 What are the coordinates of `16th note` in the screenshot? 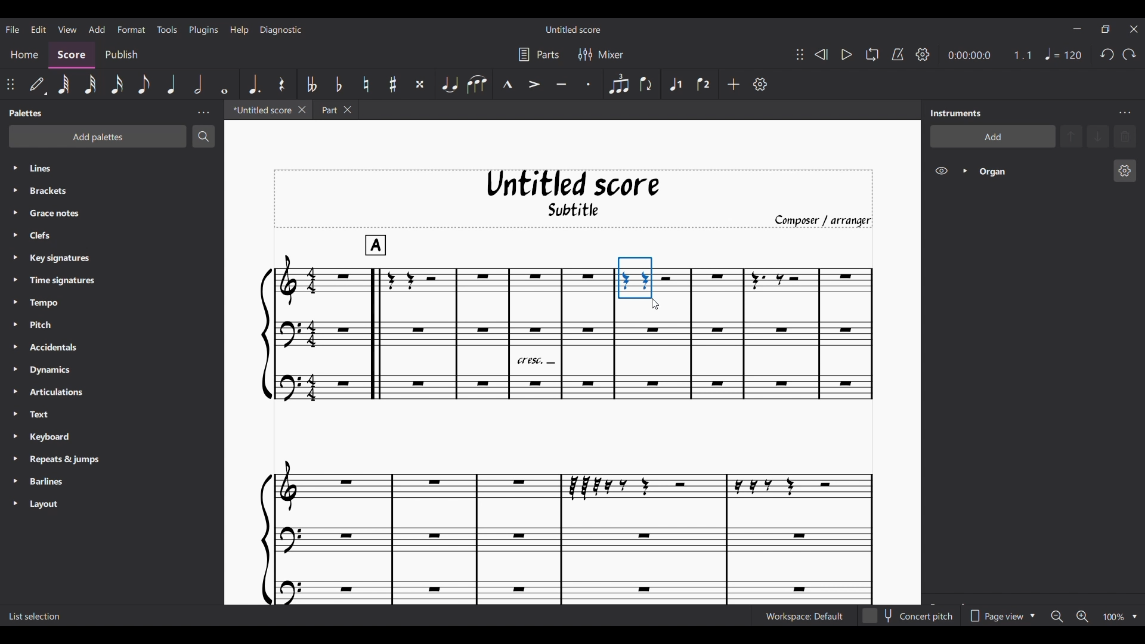 It's located at (117, 85).